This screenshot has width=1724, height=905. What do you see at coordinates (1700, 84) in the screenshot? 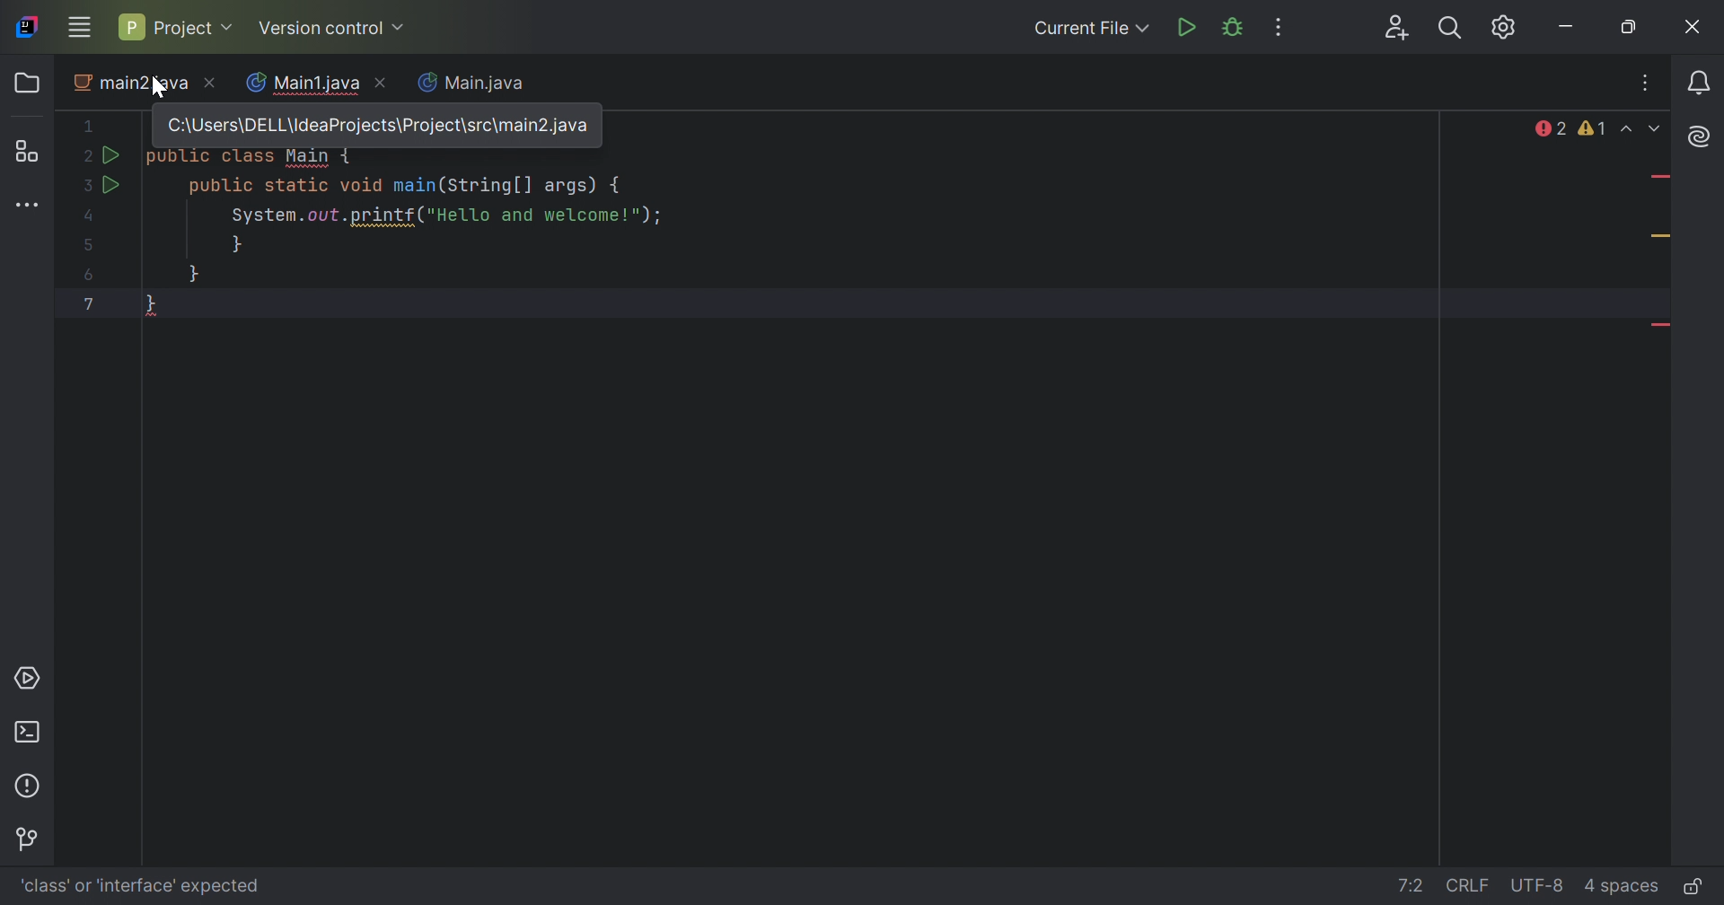
I see `Notifications` at bounding box center [1700, 84].